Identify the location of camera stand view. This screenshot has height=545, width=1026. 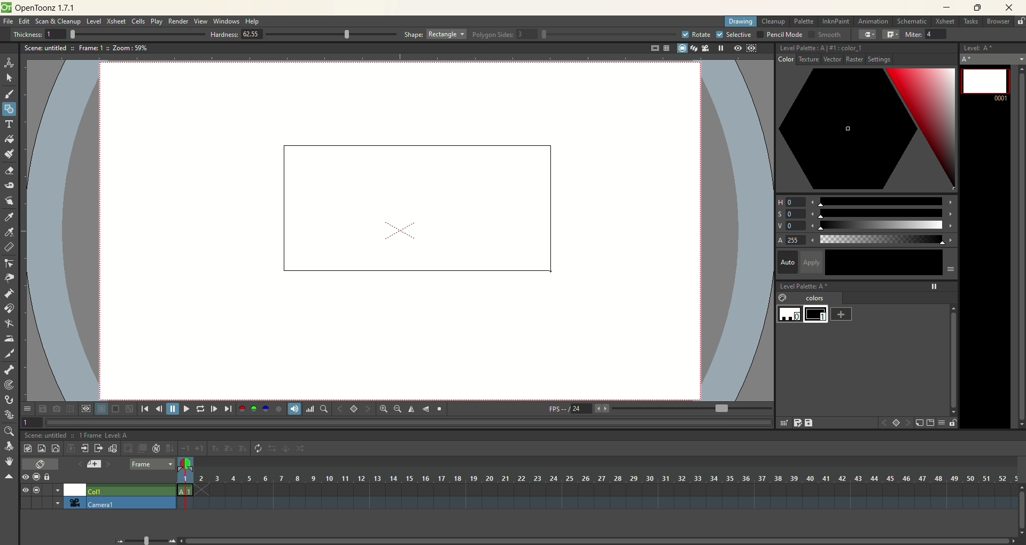
(680, 49).